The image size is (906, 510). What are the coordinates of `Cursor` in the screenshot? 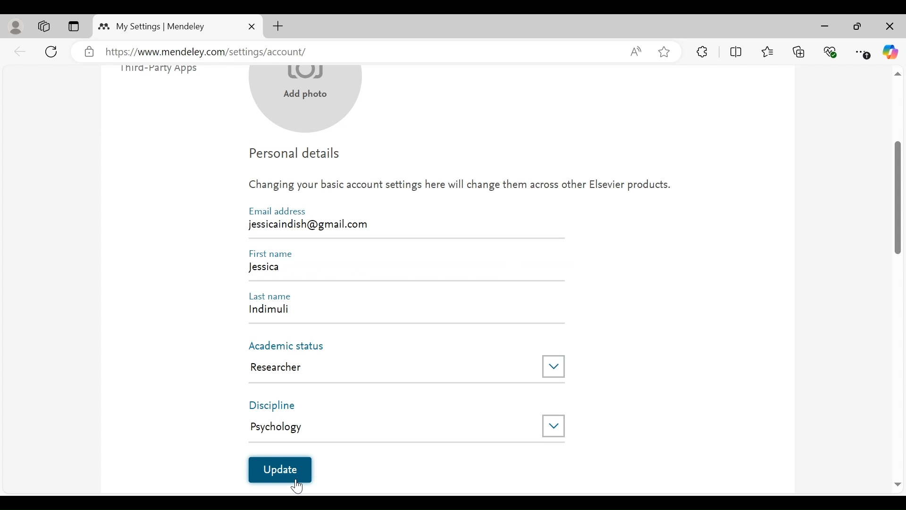 It's located at (298, 484).